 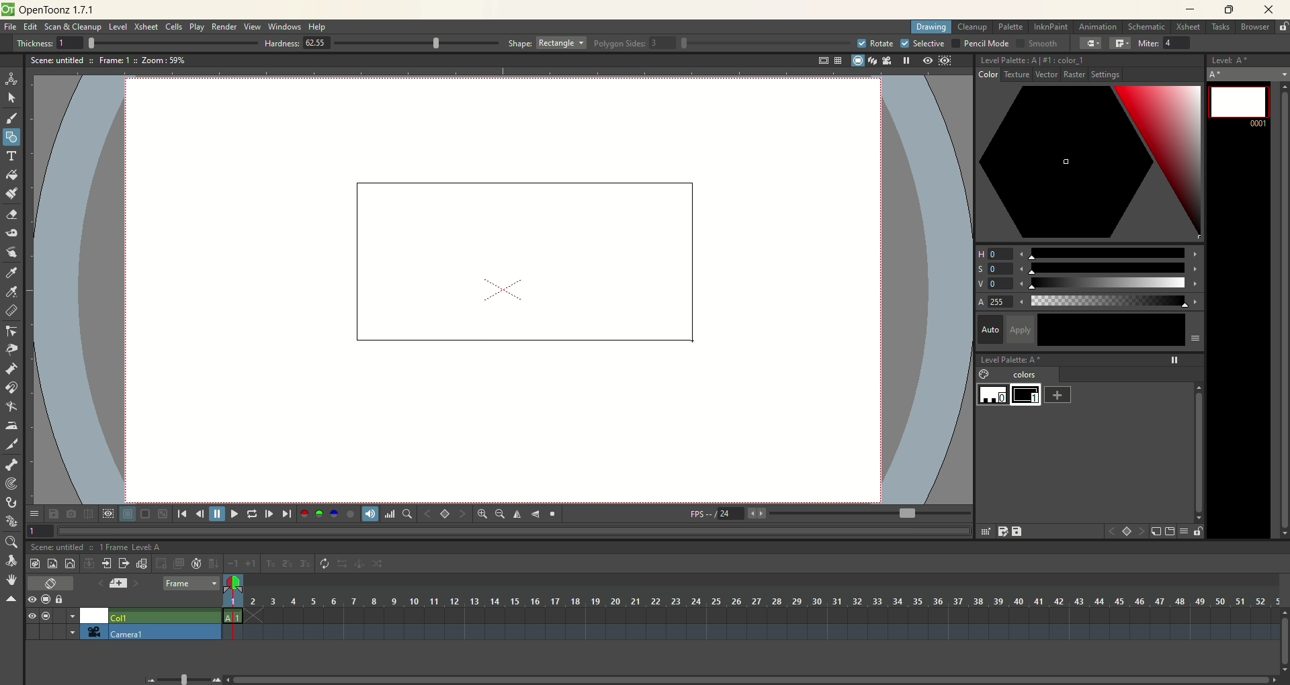 I want to click on green channel, so click(x=320, y=514).